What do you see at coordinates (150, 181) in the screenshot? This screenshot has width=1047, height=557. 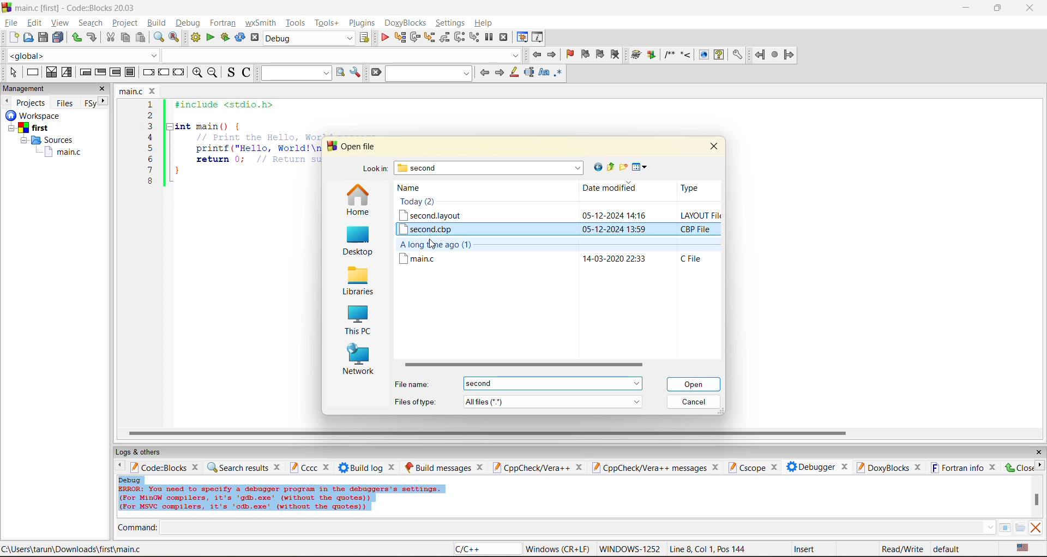 I see `8` at bounding box center [150, 181].